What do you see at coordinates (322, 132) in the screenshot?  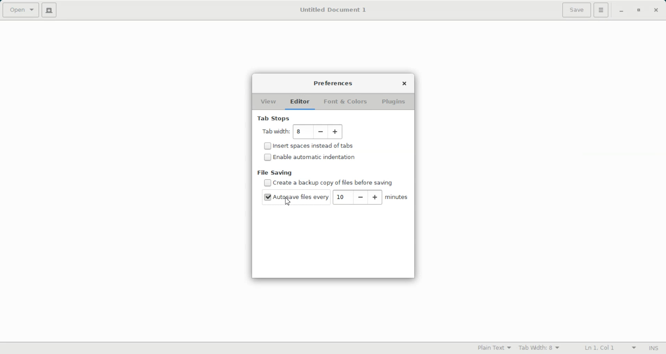 I see `Decrease` at bounding box center [322, 132].